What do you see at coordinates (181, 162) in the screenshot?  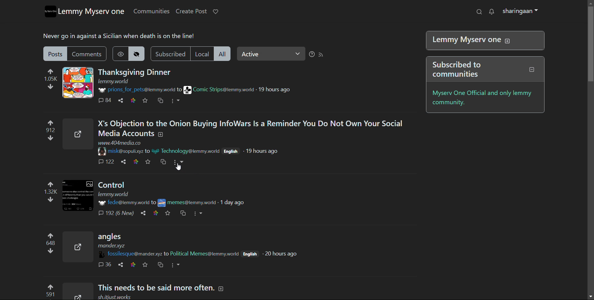 I see `More` at bounding box center [181, 162].